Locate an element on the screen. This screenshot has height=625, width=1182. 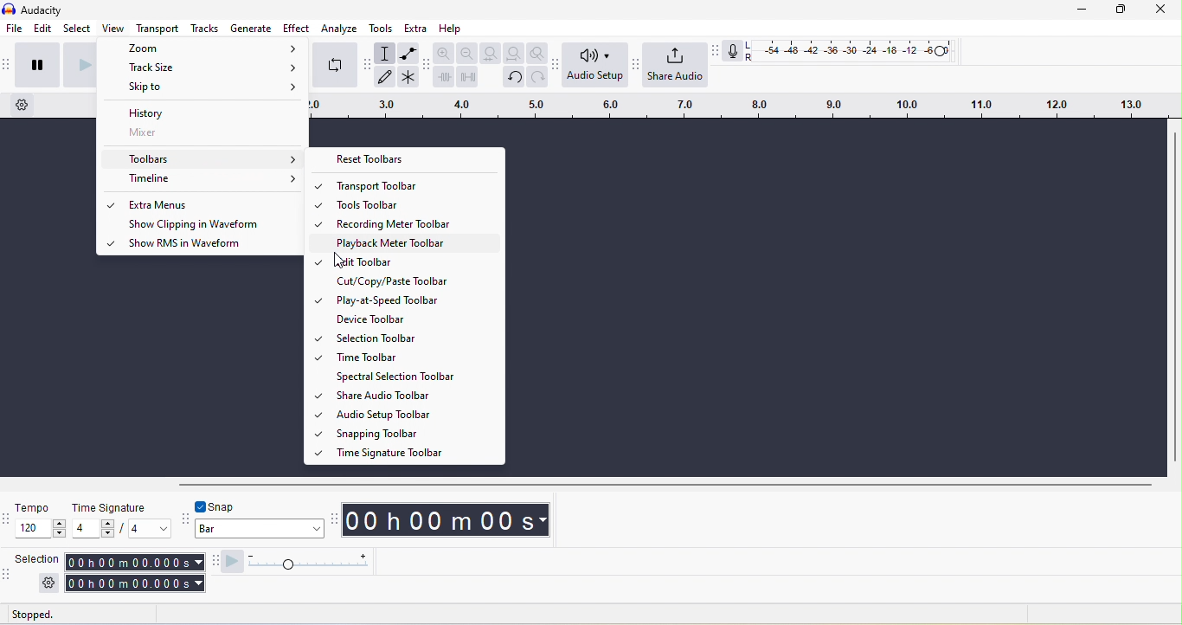
share audio toolbar is located at coordinates (634, 63).